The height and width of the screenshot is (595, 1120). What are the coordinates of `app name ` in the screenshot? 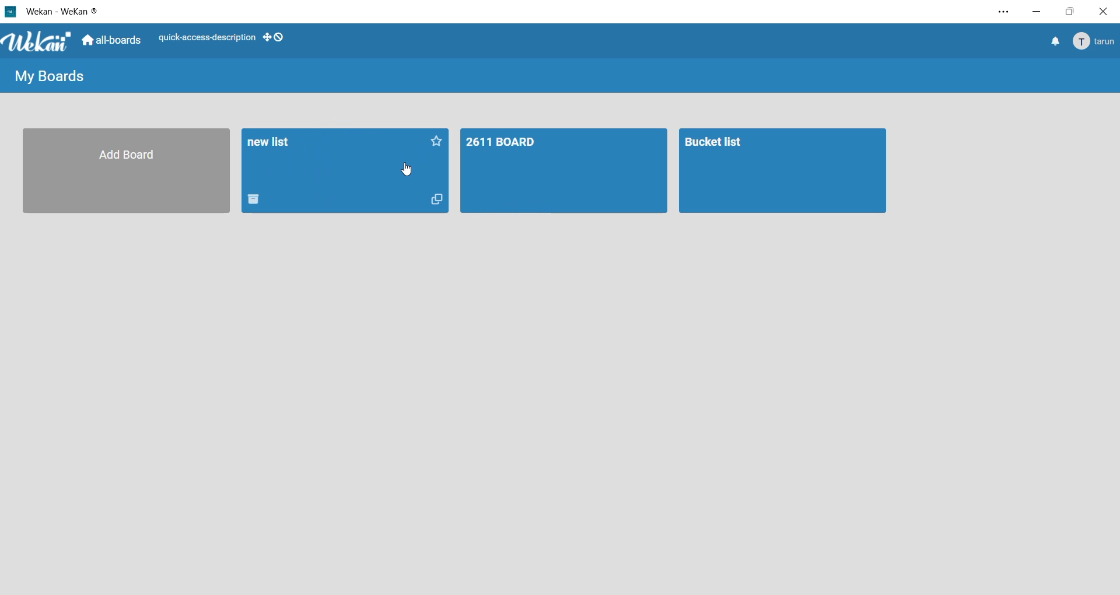 It's located at (64, 10).